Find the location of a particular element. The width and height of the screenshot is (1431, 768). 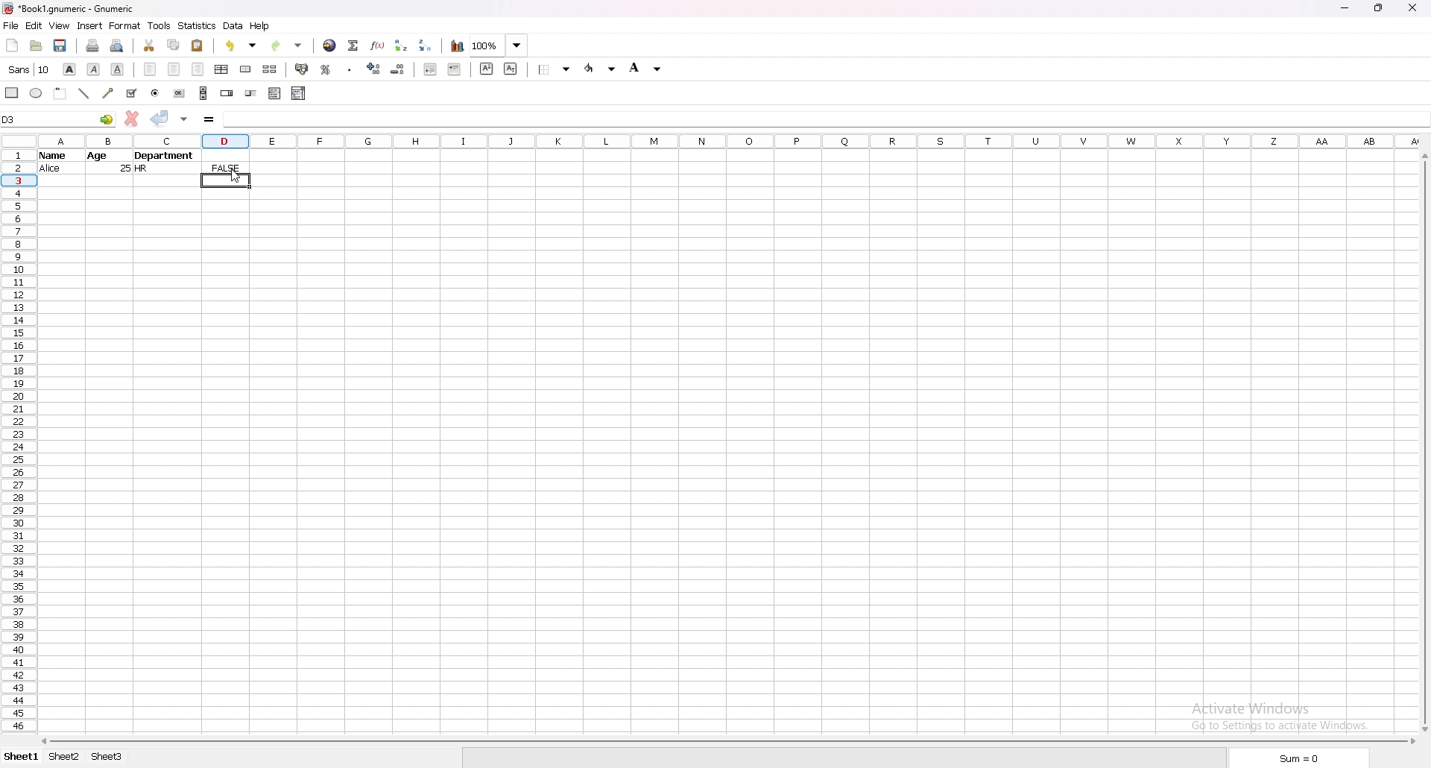

hyperlink is located at coordinates (330, 45).